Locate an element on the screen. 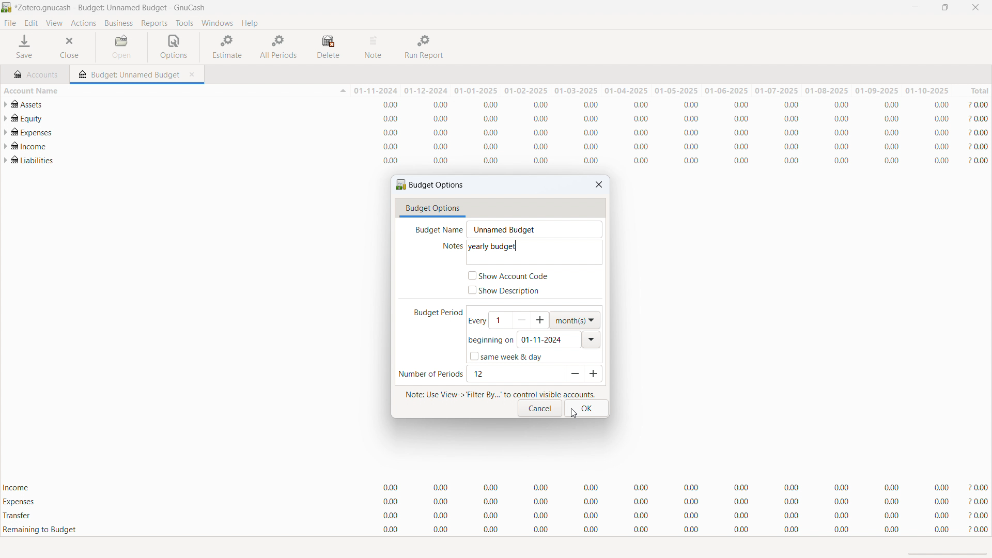 Image resolution: width=992 pixels, height=558 pixels. scrollbar is located at coordinates (949, 554).